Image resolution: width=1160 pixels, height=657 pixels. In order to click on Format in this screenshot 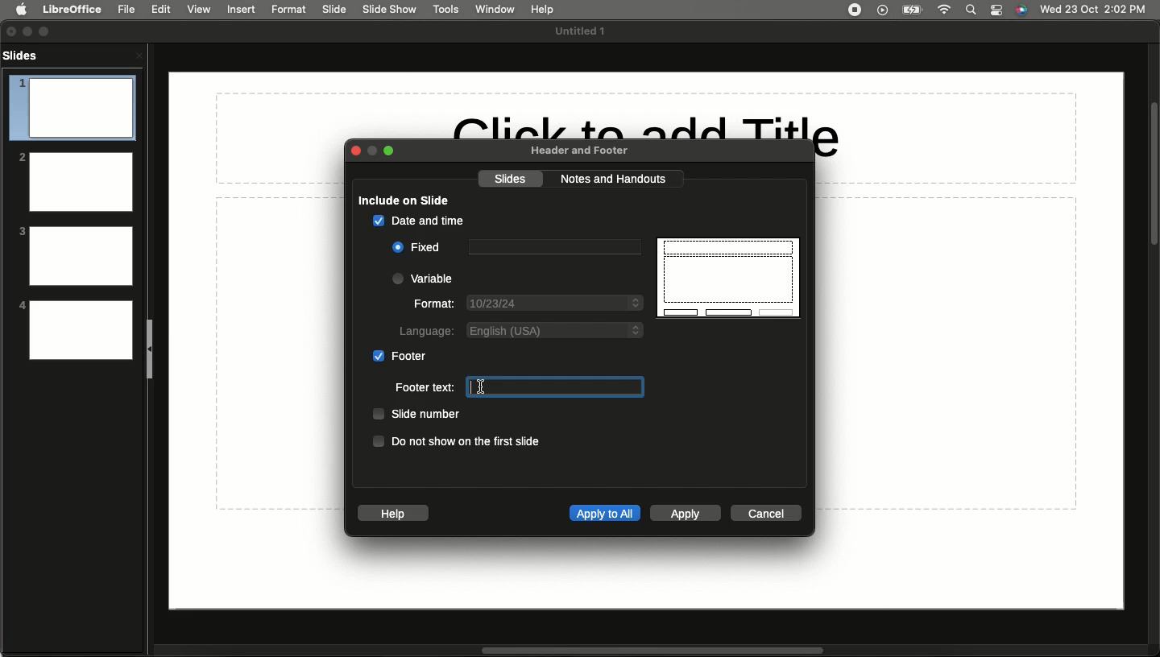, I will do `click(434, 302)`.